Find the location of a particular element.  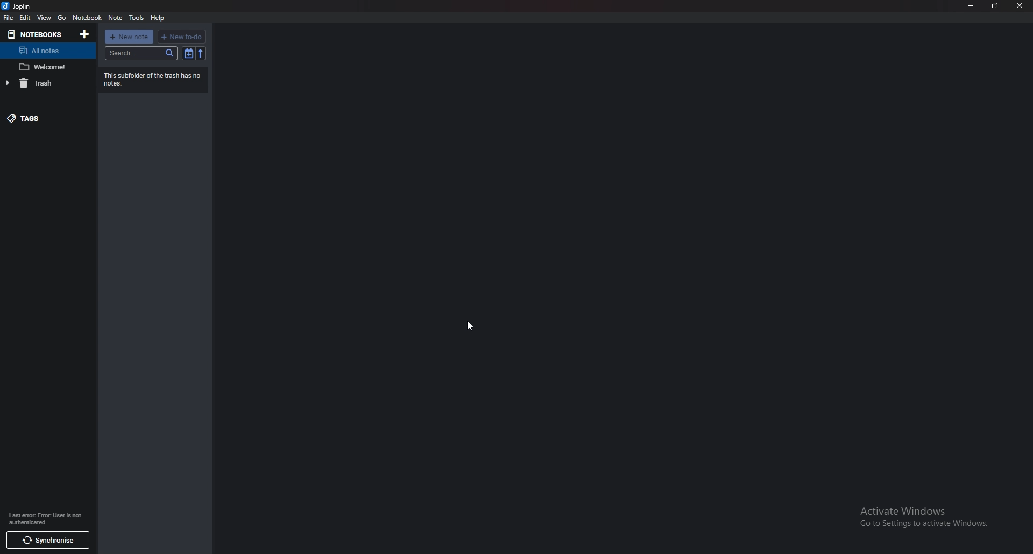

cursor is located at coordinates (470, 326).